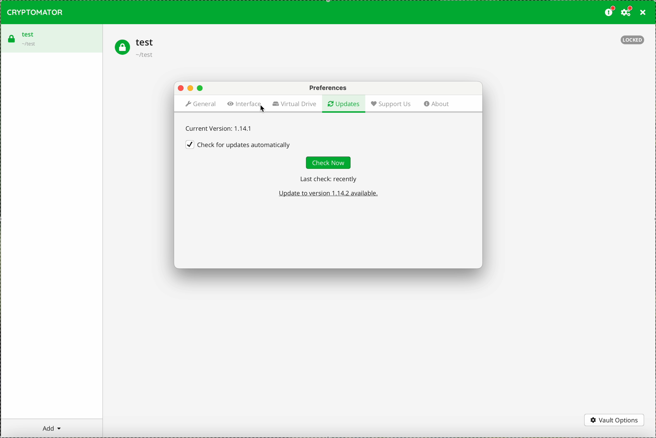  Describe the element at coordinates (329, 163) in the screenshot. I see `check now ` at that location.